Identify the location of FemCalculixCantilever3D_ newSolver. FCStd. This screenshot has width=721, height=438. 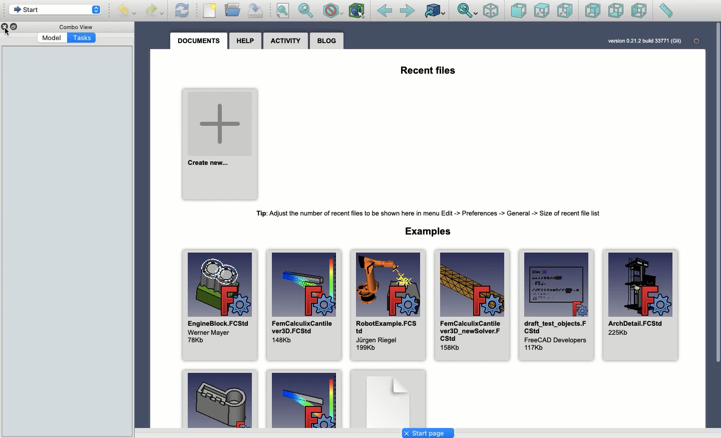
(474, 306).